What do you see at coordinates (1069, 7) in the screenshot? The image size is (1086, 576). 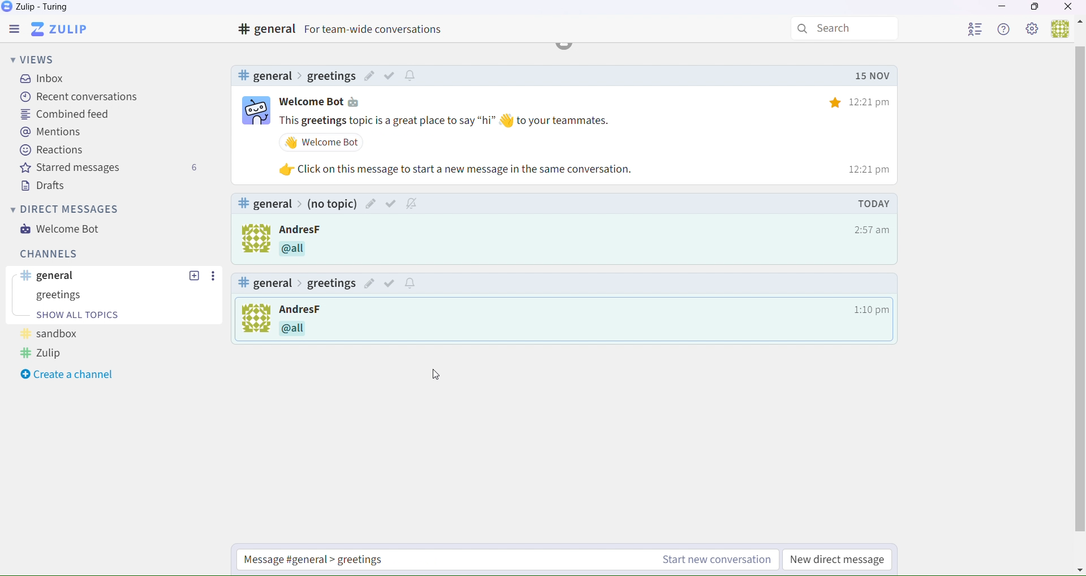 I see `Close` at bounding box center [1069, 7].